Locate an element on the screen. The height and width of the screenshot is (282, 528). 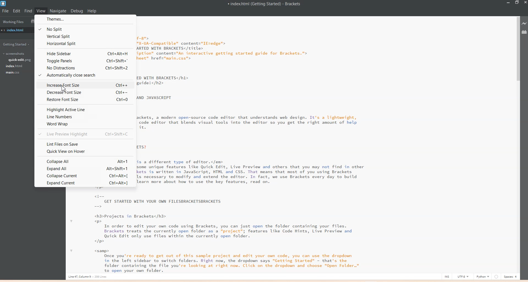
Edit is located at coordinates (17, 11).